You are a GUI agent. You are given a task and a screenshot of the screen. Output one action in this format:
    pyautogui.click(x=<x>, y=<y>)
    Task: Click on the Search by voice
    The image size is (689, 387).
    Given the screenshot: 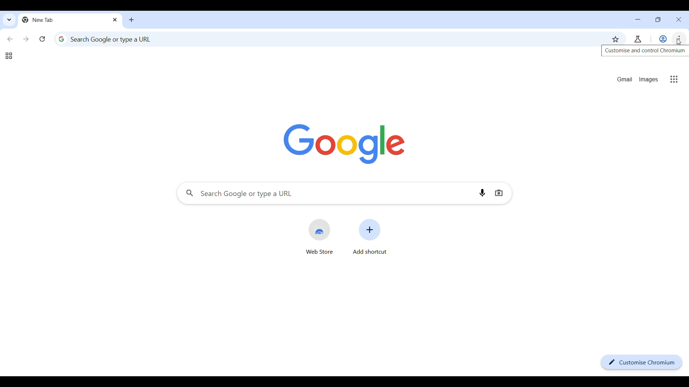 What is the action you would take?
    pyautogui.click(x=484, y=193)
    